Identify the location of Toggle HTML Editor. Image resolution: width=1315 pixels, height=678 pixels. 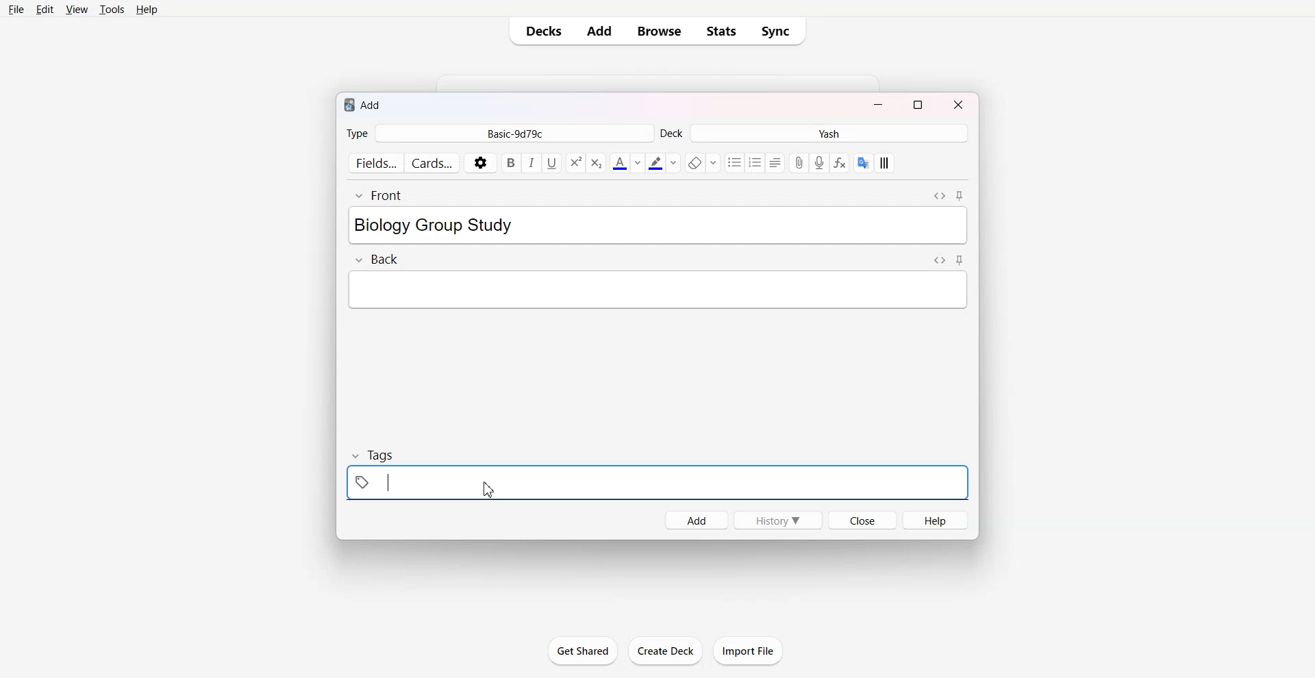
(939, 260).